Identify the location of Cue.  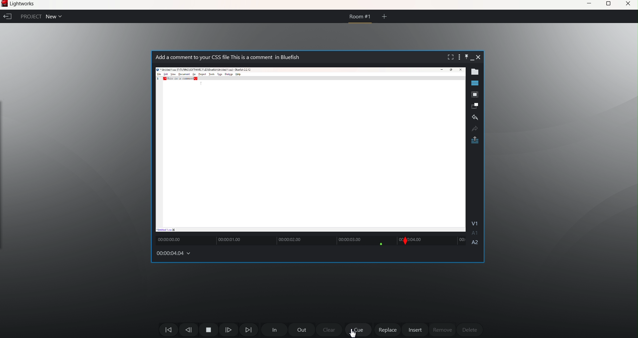
(358, 330).